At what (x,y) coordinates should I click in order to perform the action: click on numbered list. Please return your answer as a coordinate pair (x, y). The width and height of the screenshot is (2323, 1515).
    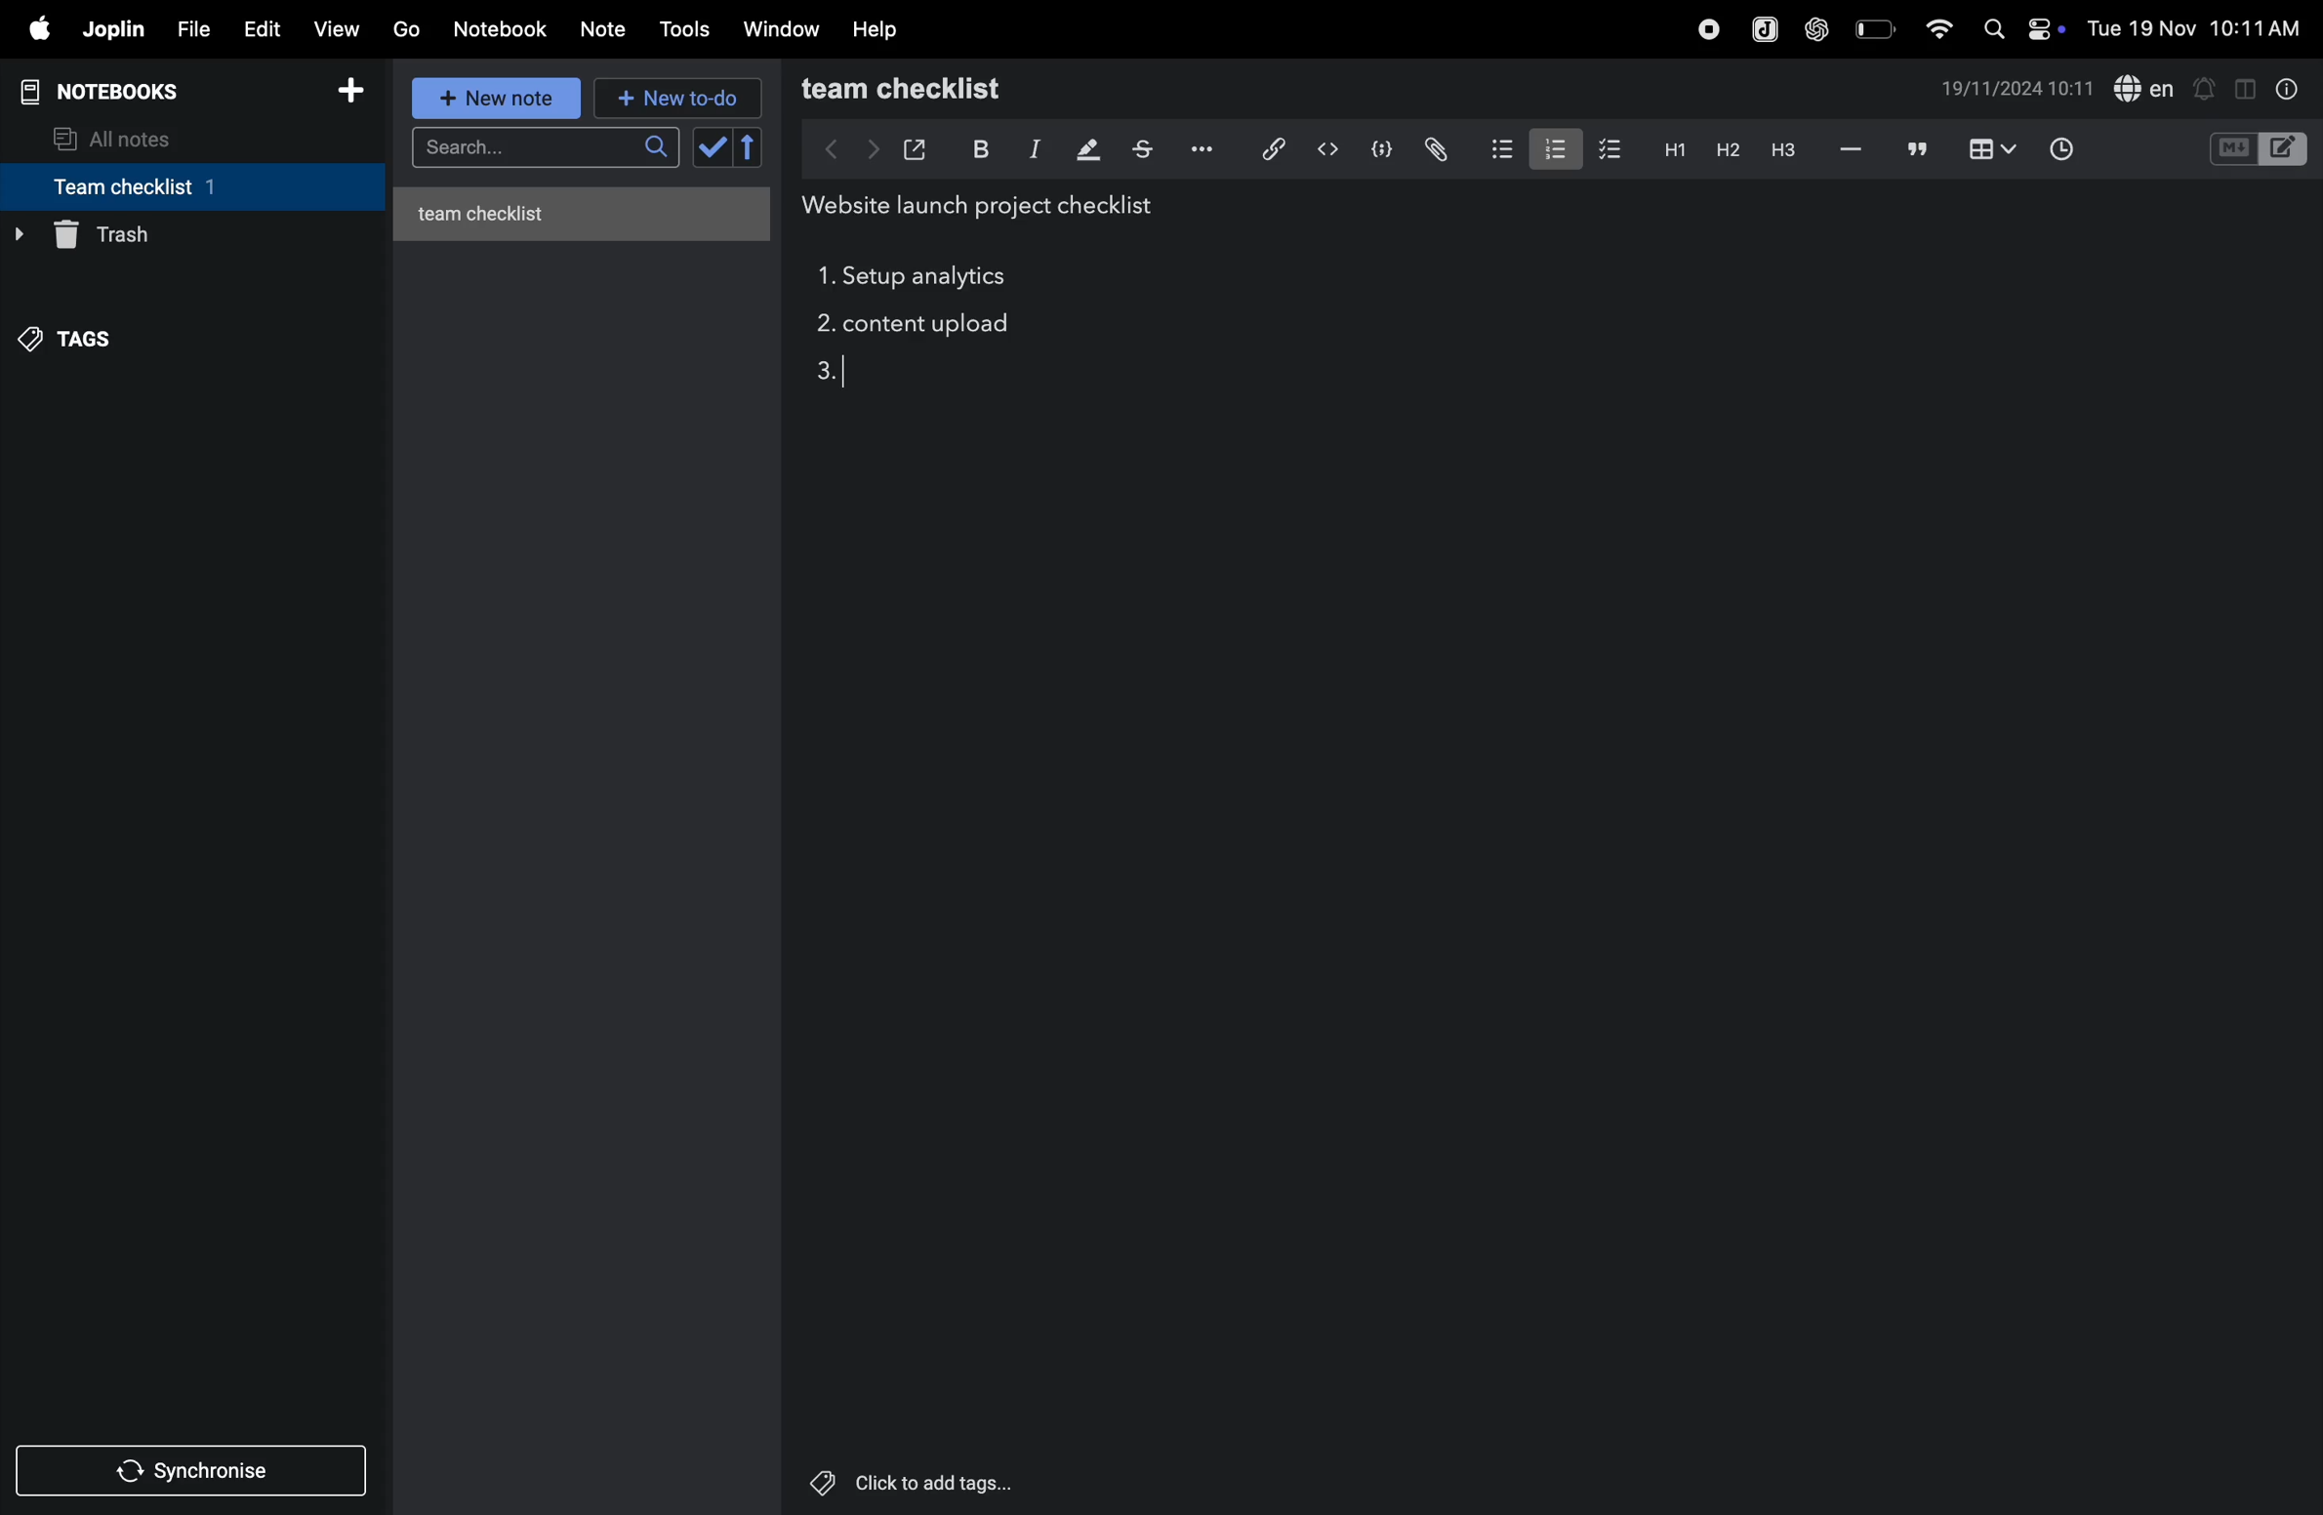
    Looking at the image, I should click on (1551, 146).